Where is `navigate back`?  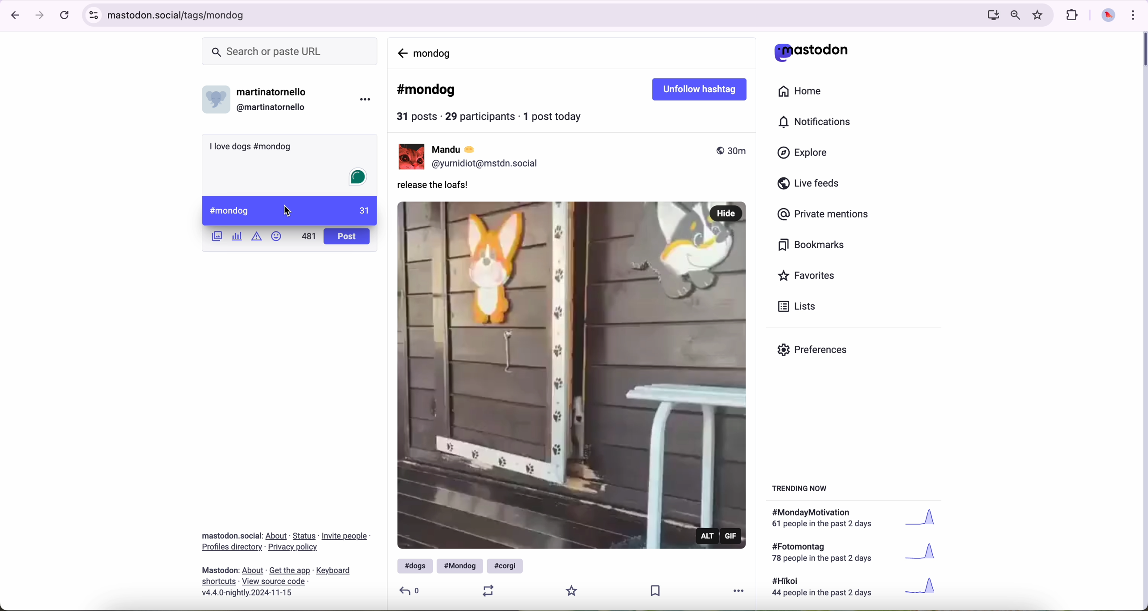
navigate back is located at coordinates (14, 16).